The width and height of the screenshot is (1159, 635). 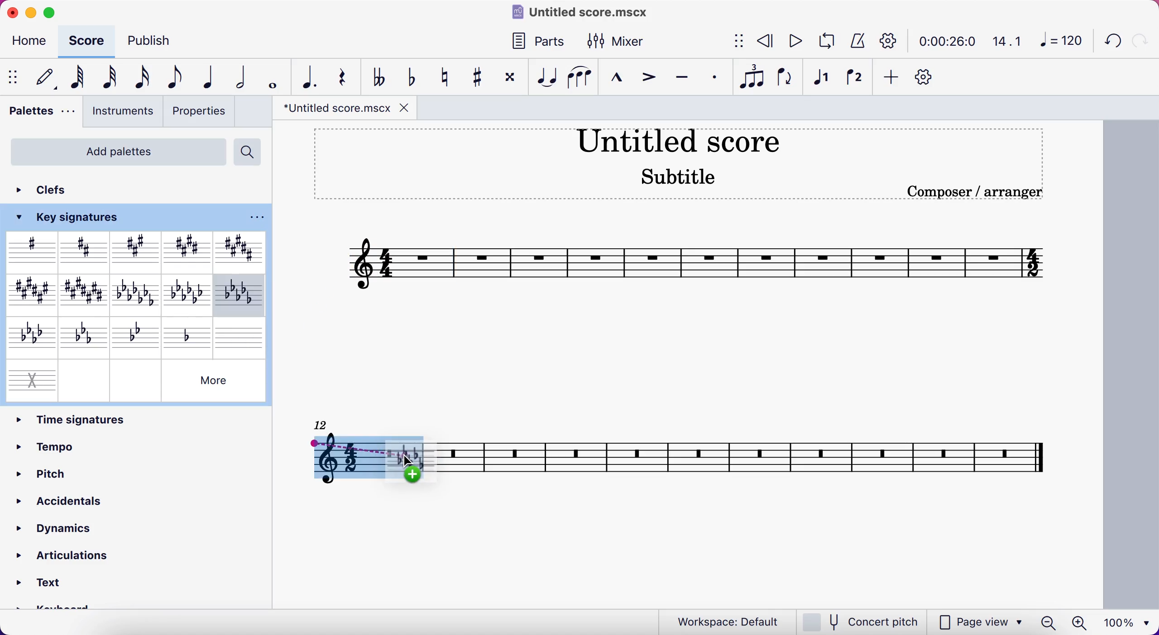 What do you see at coordinates (860, 621) in the screenshot?
I see `concert pitch` at bounding box center [860, 621].